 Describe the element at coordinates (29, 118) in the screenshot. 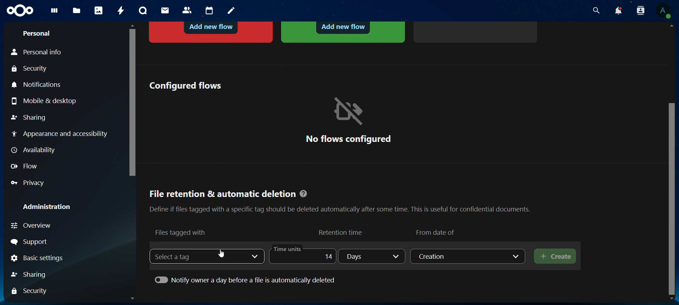

I see `sharing` at that location.